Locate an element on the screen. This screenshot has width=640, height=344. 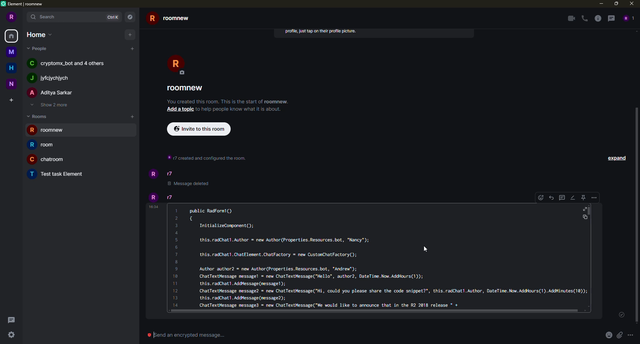
home is located at coordinates (12, 36).